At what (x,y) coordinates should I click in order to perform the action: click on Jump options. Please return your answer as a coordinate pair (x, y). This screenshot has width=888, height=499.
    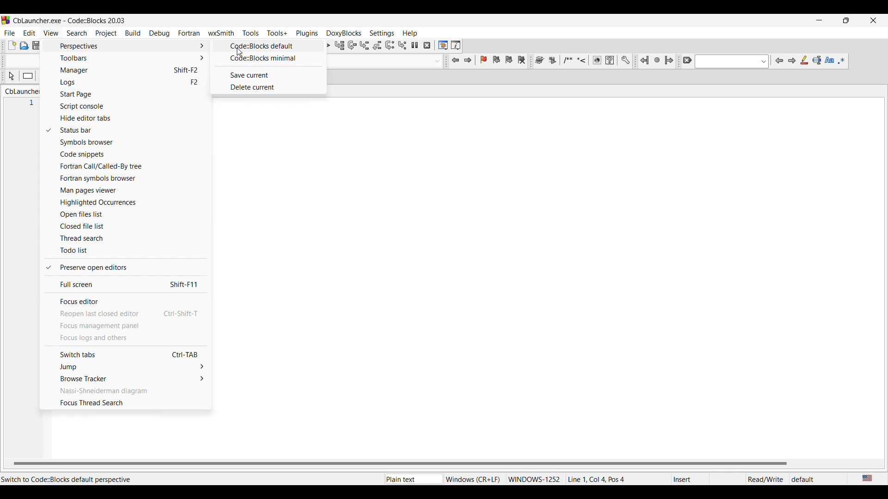
    Looking at the image, I should click on (127, 367).